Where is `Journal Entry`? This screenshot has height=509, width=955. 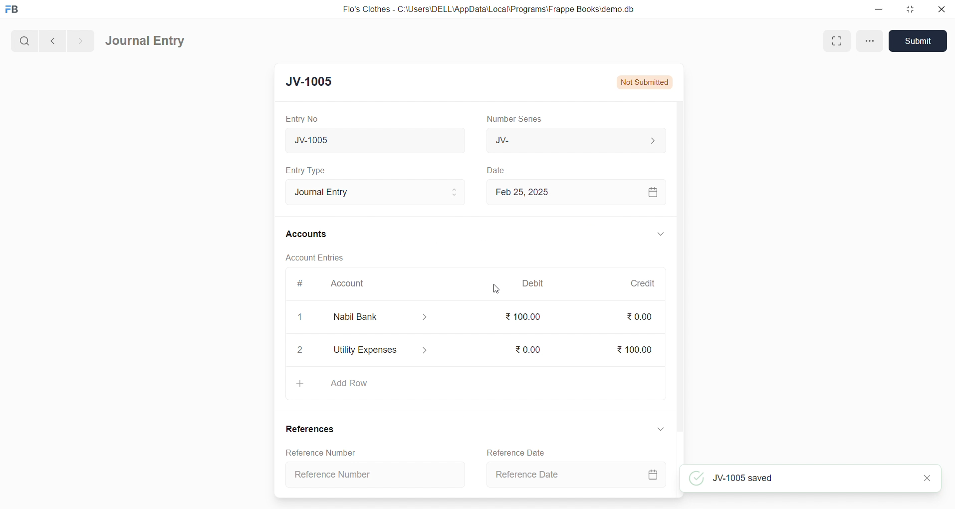
Journal Entry is located at coordinates (368, 191).